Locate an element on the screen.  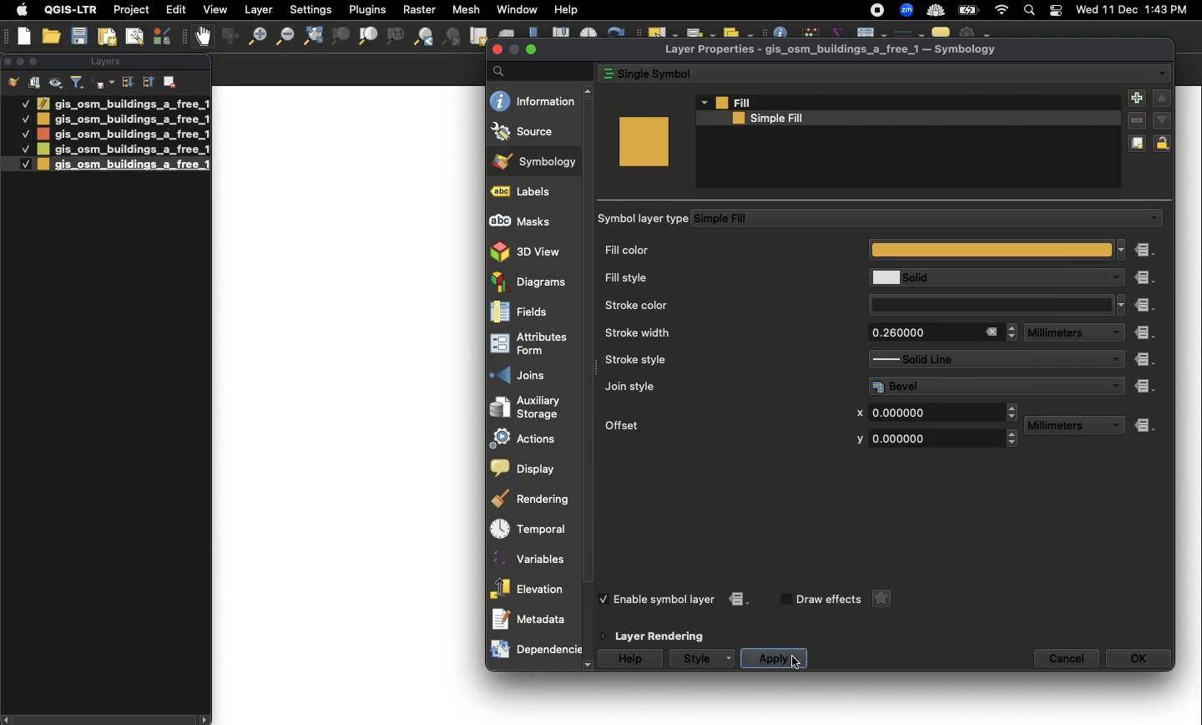
Offset is located at coordinates (714, 423).